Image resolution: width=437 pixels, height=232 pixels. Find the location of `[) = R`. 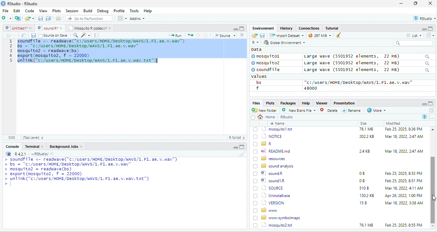

[) = R is located at coordinates (266, 182).